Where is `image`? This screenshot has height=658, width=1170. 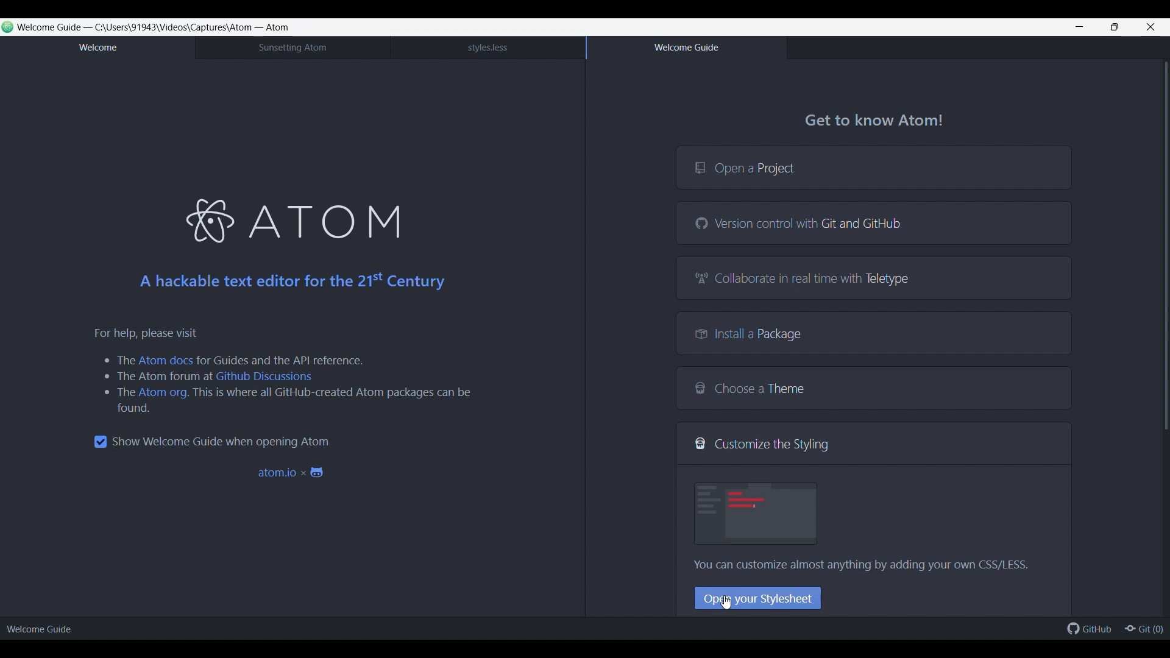 image is located at coordinates (757, 513).